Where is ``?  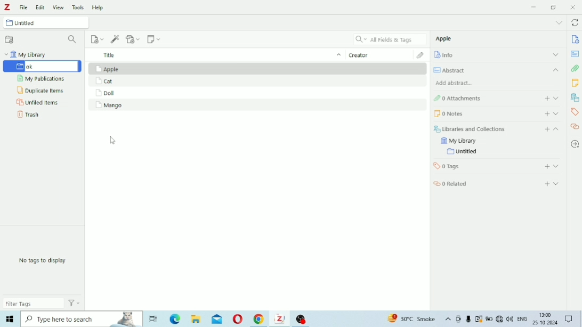  is located at coordinates (196, 318).